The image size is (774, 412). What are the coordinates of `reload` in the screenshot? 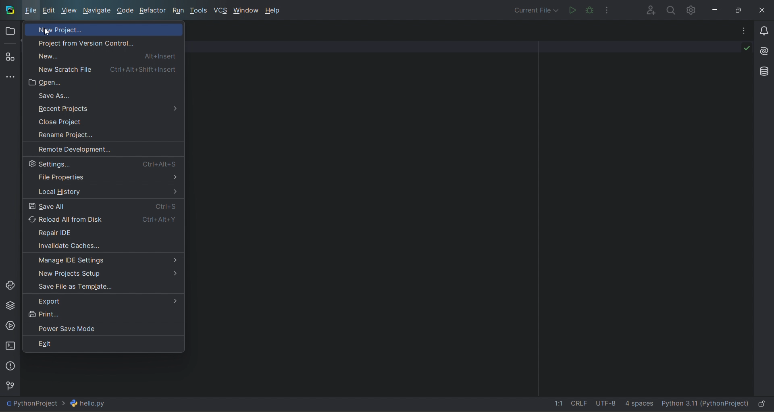 It's located at (104, 218).